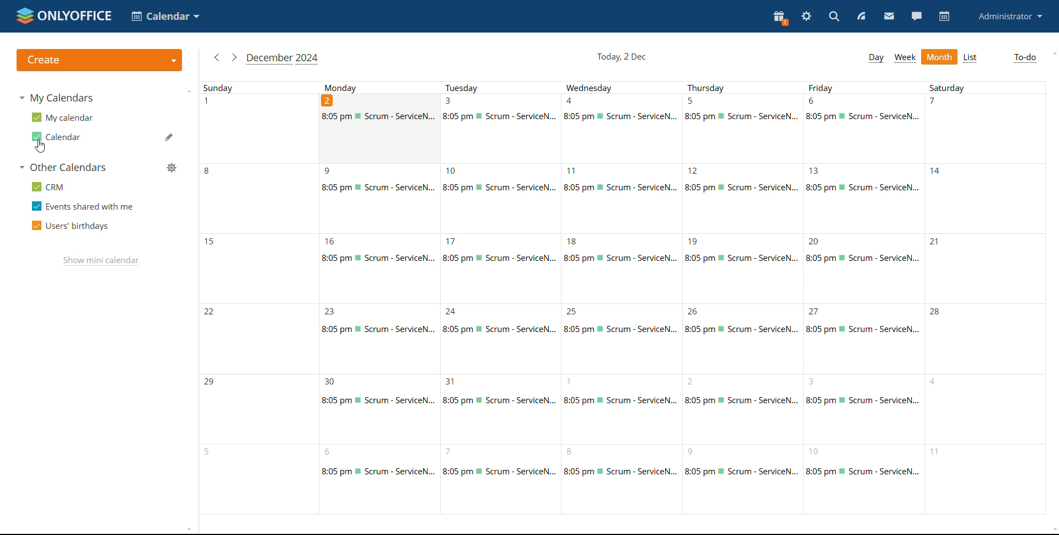  I want to click on 29, so click(255, 407).